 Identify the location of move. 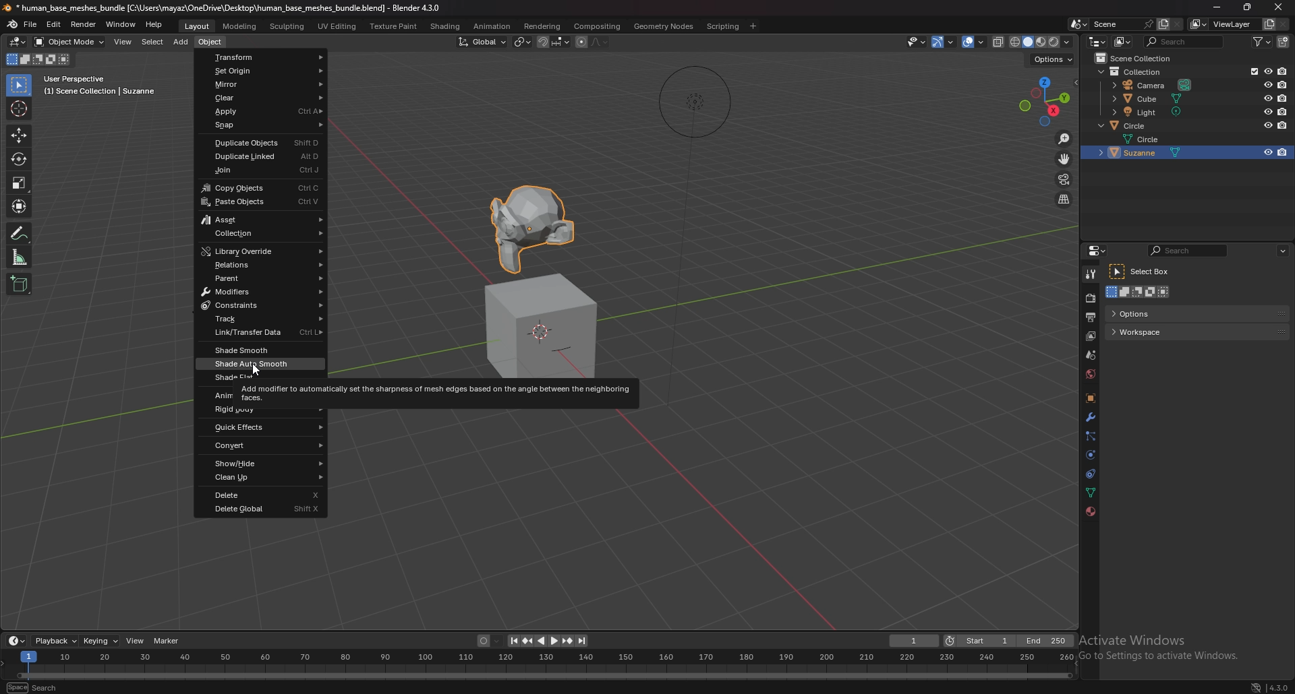
(19, 135).